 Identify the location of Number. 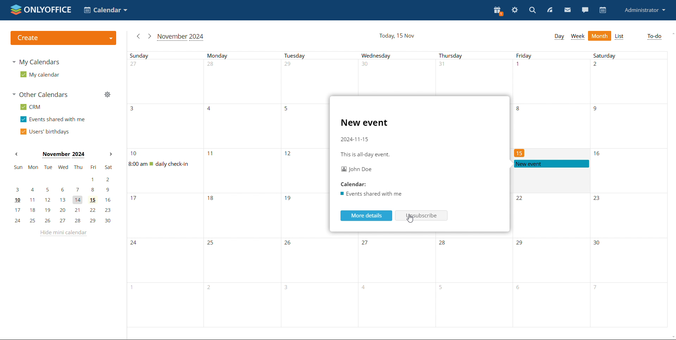
(521, 244).